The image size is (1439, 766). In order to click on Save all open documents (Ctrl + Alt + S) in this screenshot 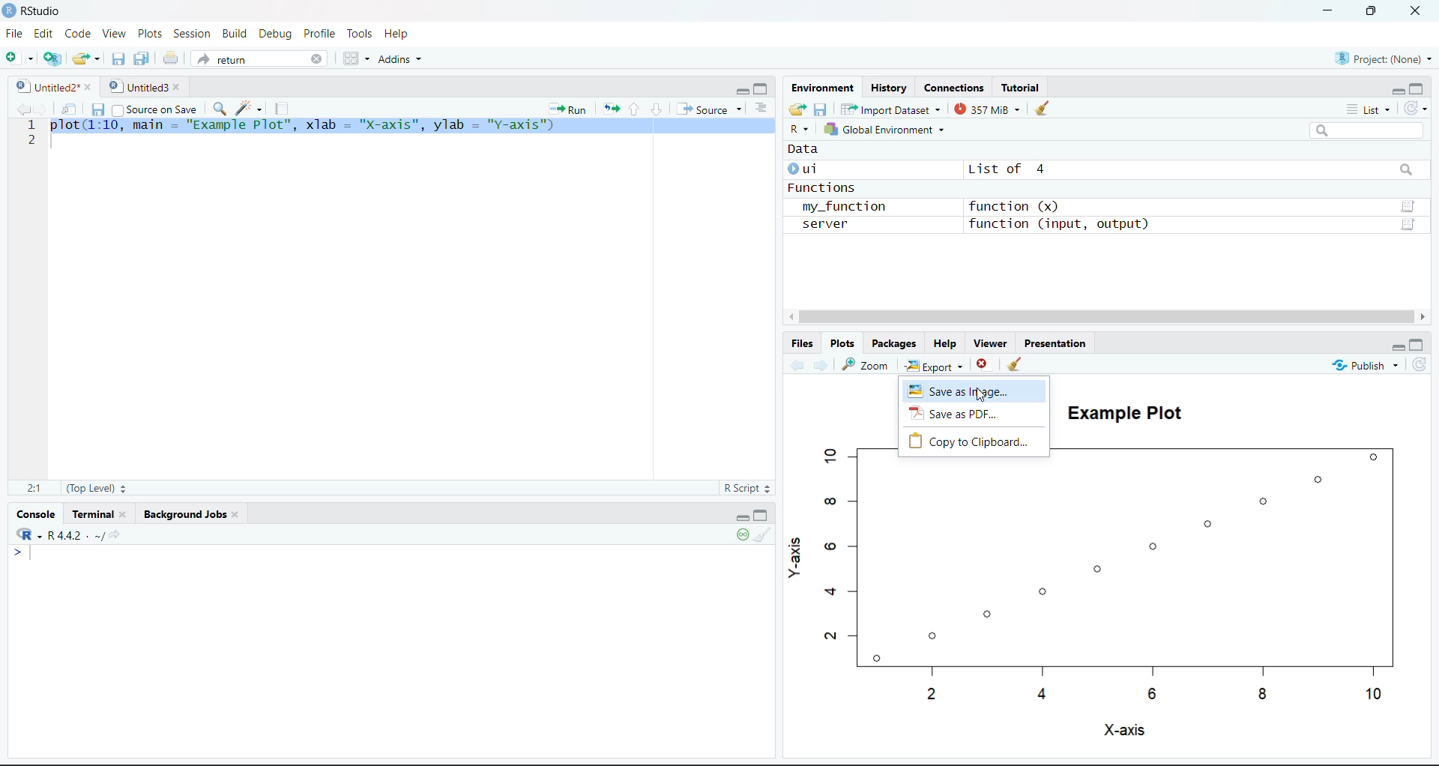, I will do `click(142, 60)`.